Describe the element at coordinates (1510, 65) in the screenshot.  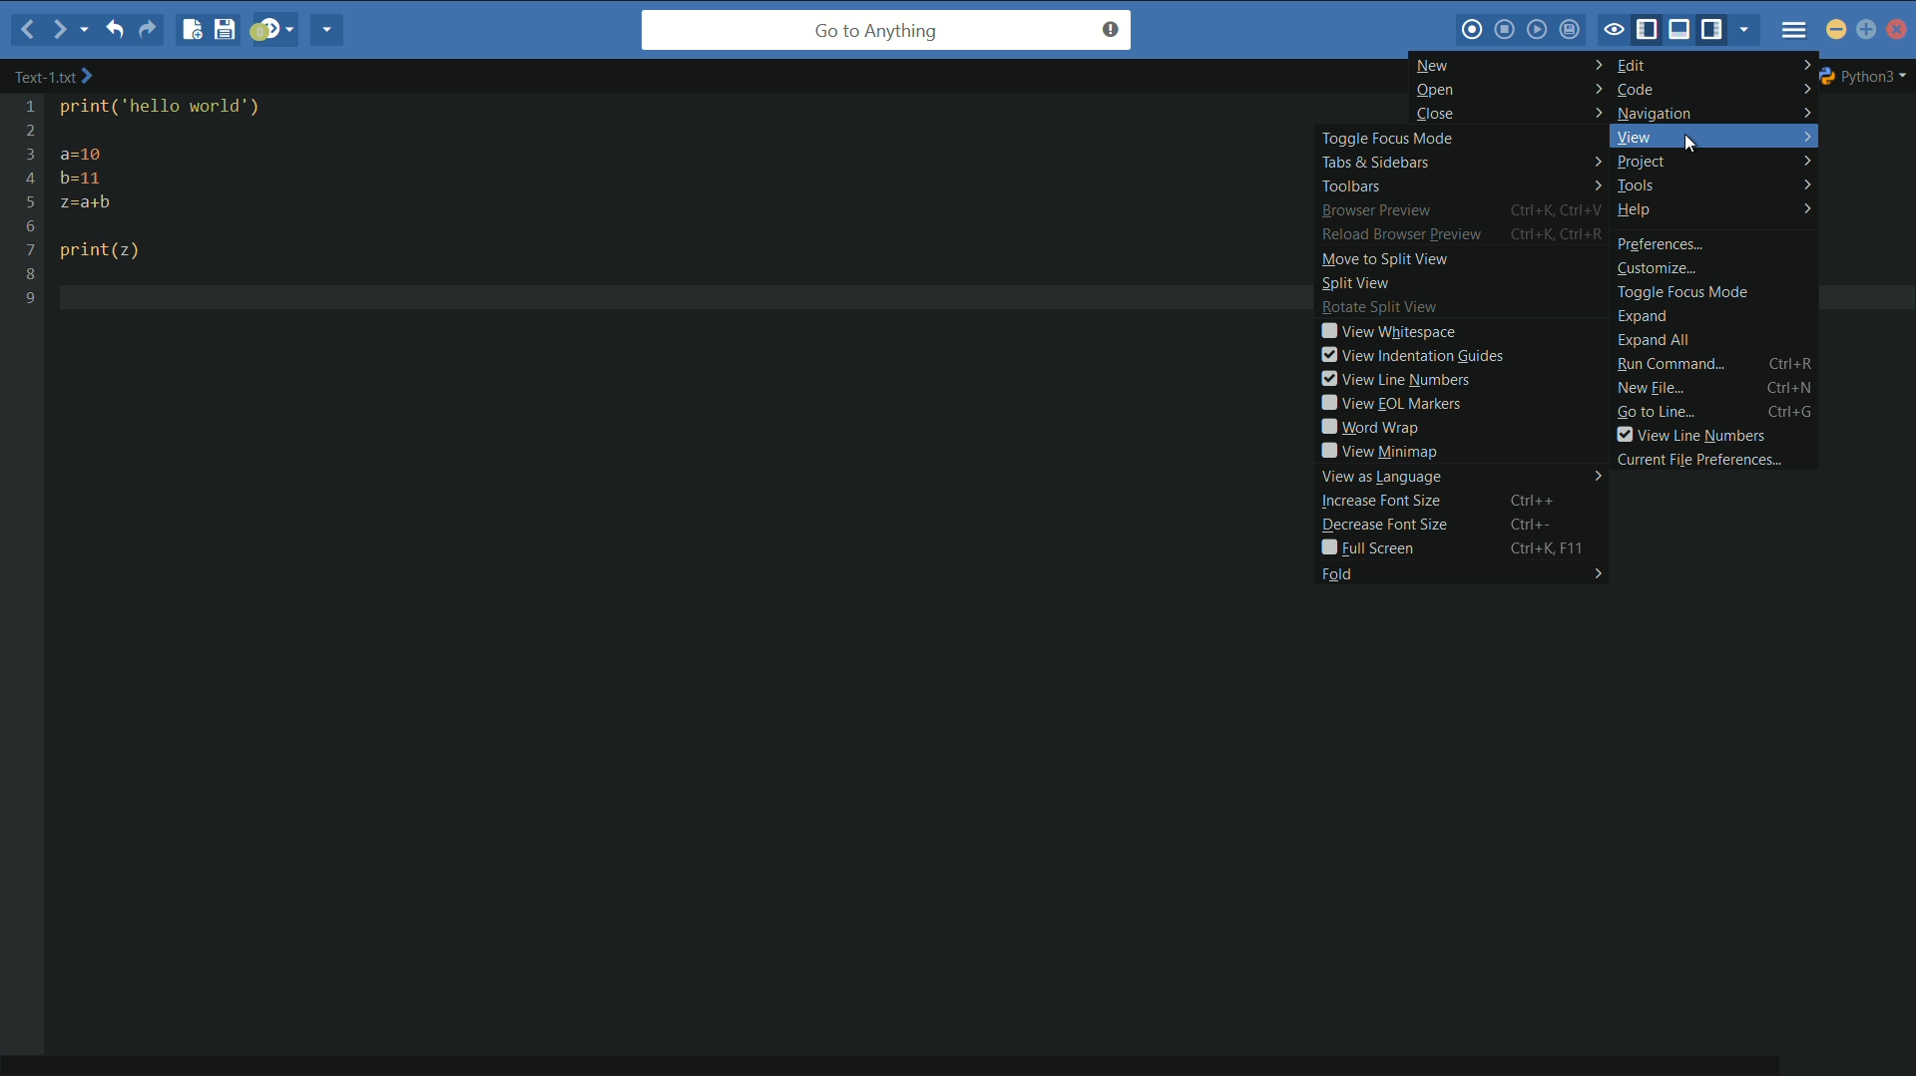
I see `new` at that location.